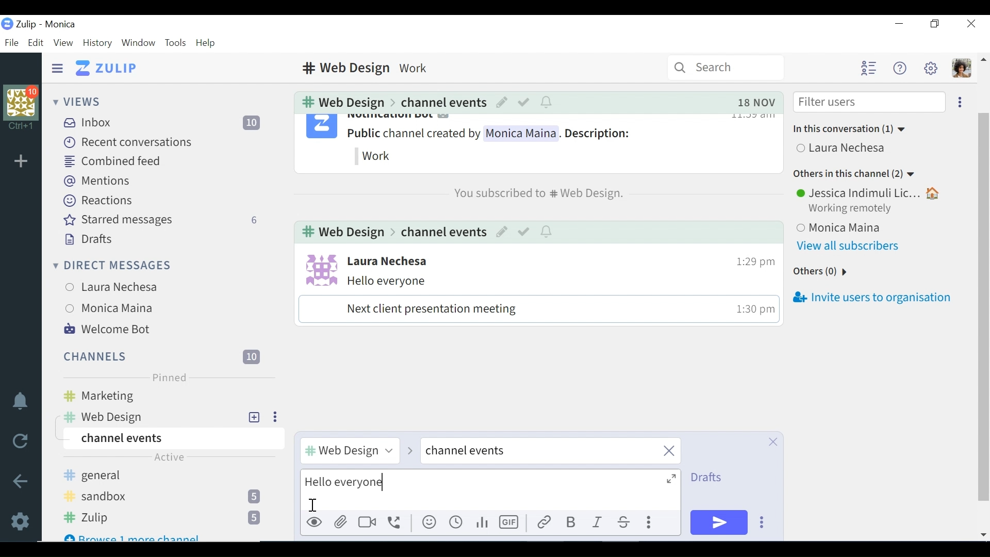 The width and height of the screenshot is (990, 557). What do you see at coordinates (750, 258) in the screenshot?
I see `time` at bounding box center [750, 258].